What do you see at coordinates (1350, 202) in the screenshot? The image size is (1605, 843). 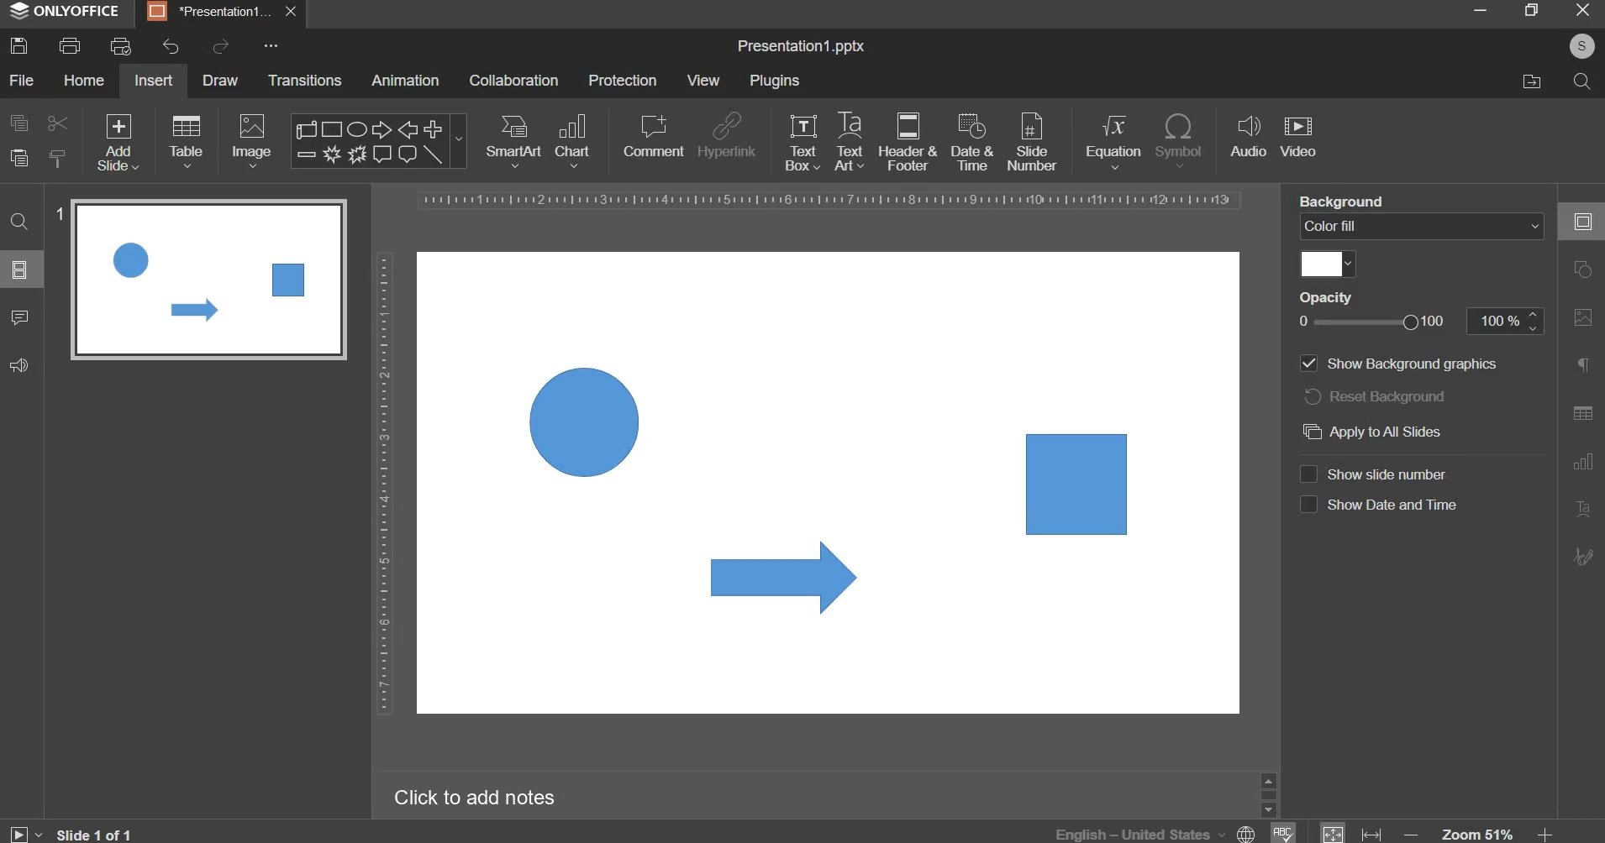 I see `Background` at bounding box center [1350, 202].